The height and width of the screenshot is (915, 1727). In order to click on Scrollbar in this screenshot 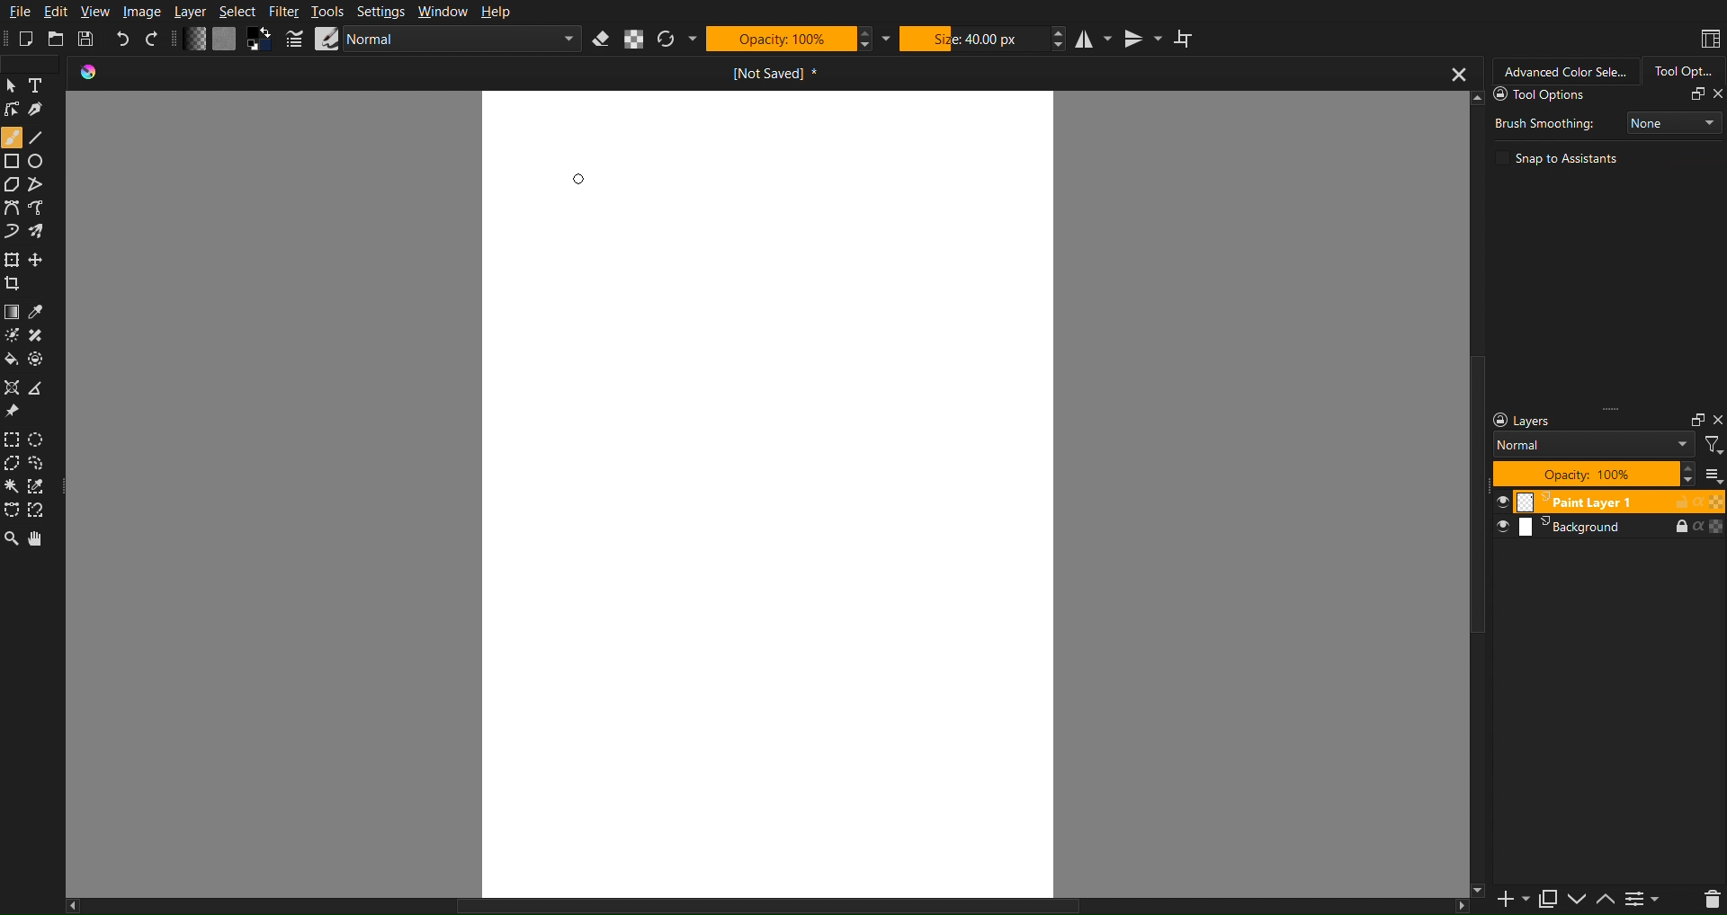, I will do `click(1472, 495)`.